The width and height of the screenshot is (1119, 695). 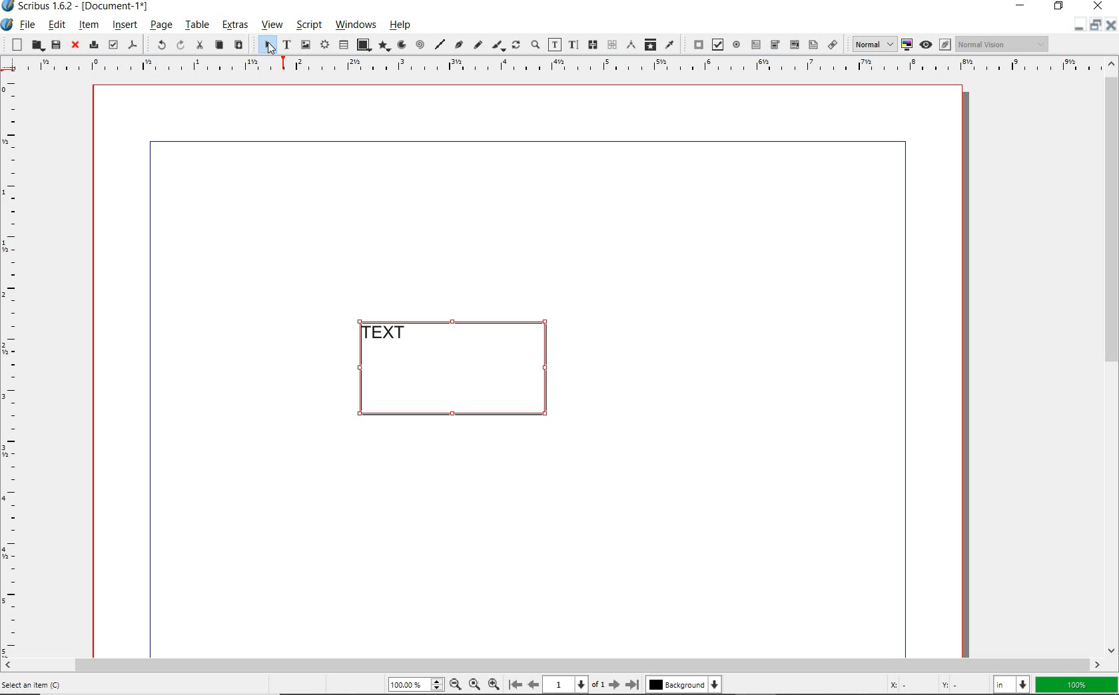 I want to click on Close, so click(x=1110, y=25).